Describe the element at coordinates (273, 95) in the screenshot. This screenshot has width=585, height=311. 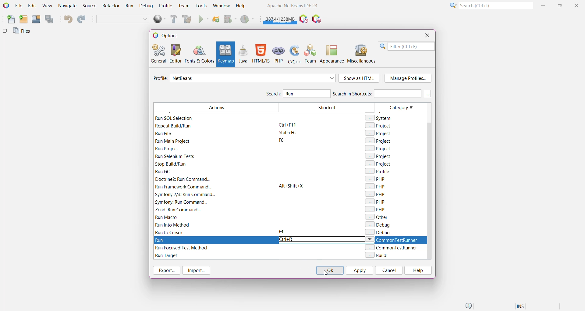
I see `Search` at that location.